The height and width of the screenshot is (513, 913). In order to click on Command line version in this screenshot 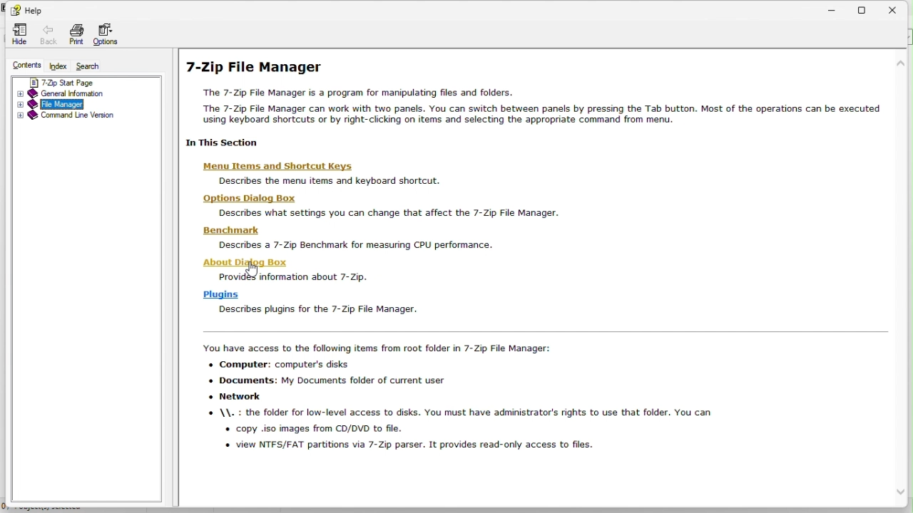, I will do `click(66, 117)`.